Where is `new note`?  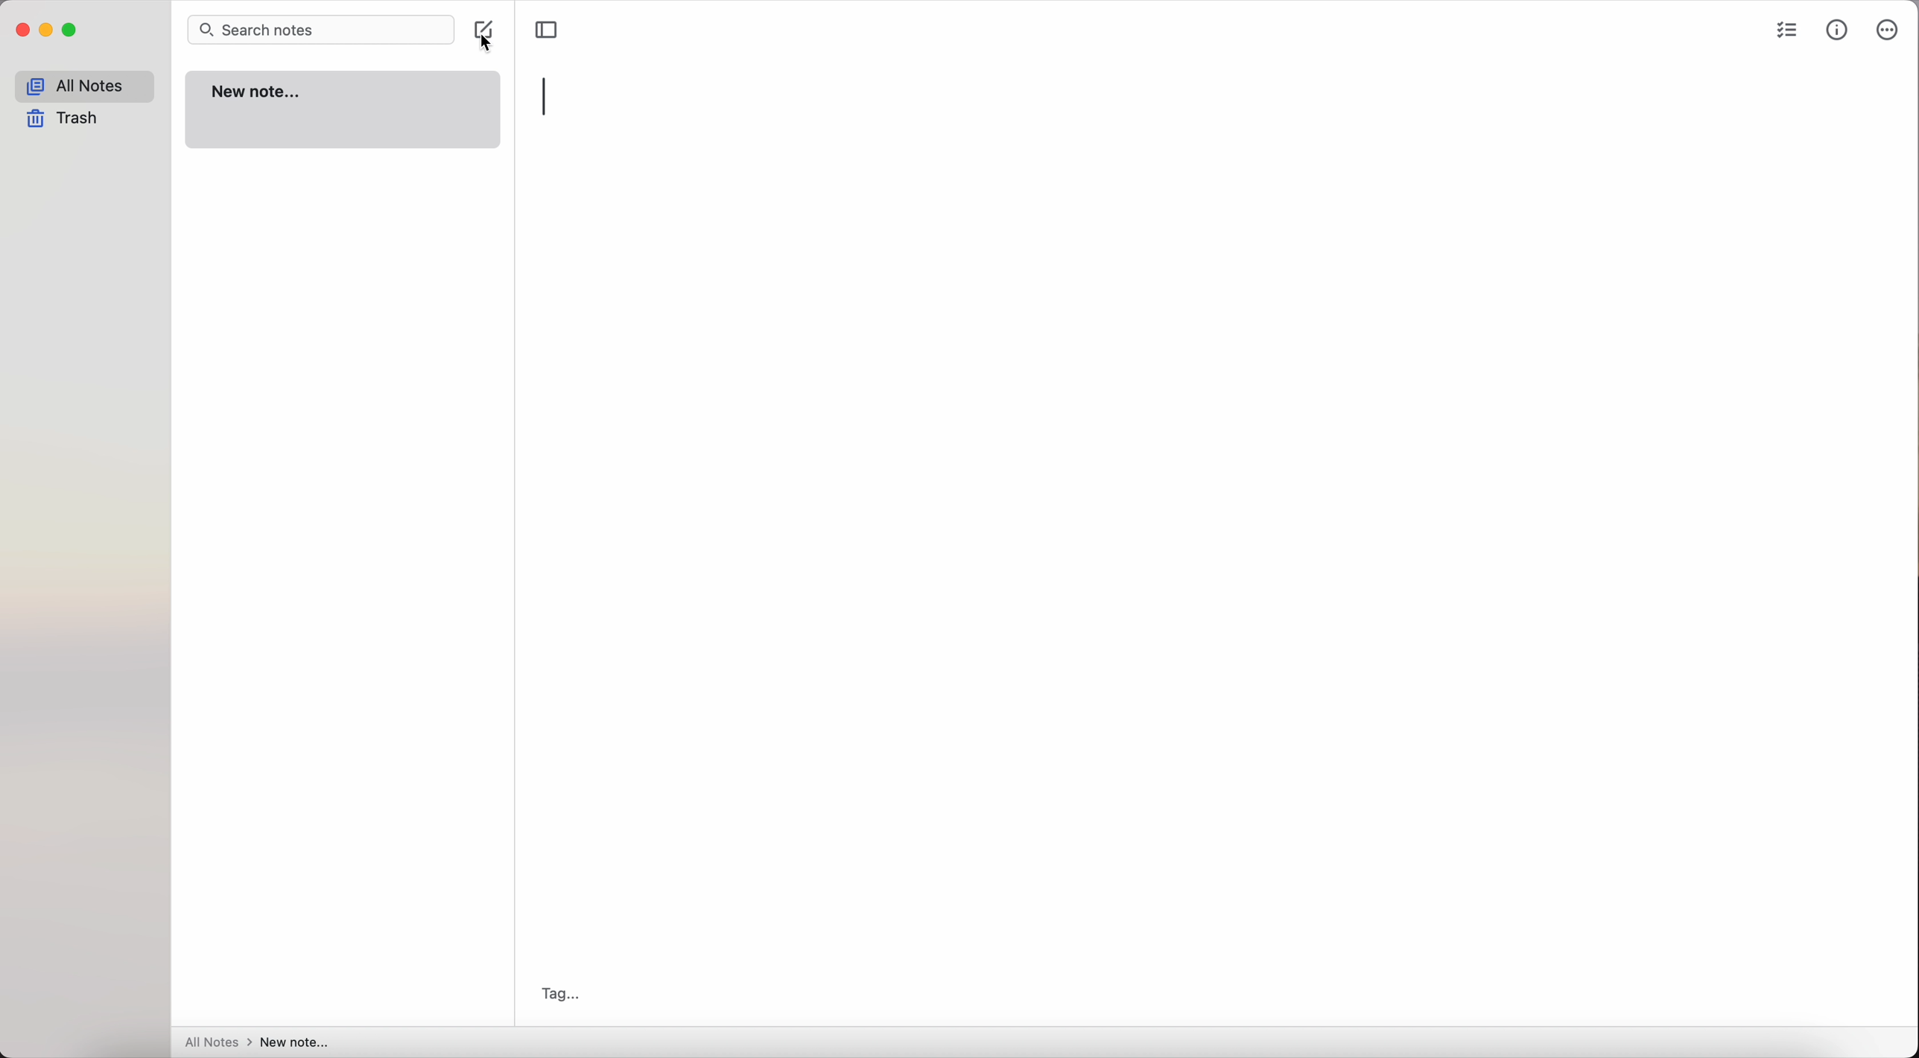 new note is located at coordinates (344, 111).